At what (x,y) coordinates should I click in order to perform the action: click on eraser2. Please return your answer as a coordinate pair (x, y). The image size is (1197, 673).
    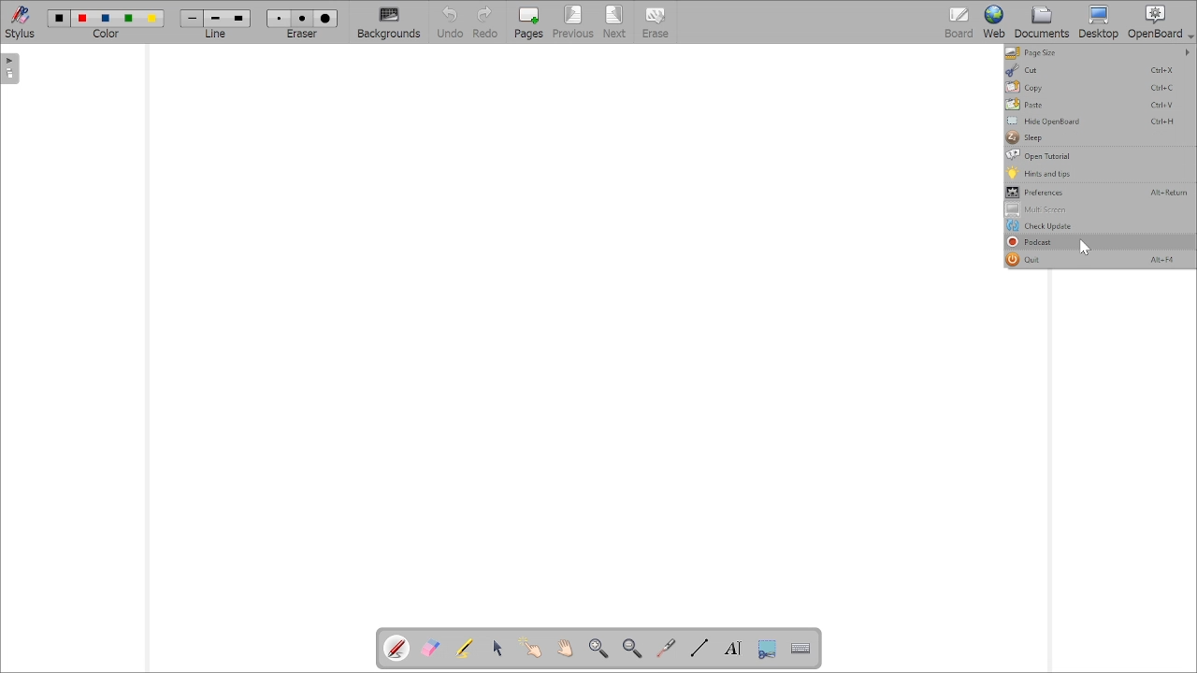
    Looking at the image, I should click on (304, 18).